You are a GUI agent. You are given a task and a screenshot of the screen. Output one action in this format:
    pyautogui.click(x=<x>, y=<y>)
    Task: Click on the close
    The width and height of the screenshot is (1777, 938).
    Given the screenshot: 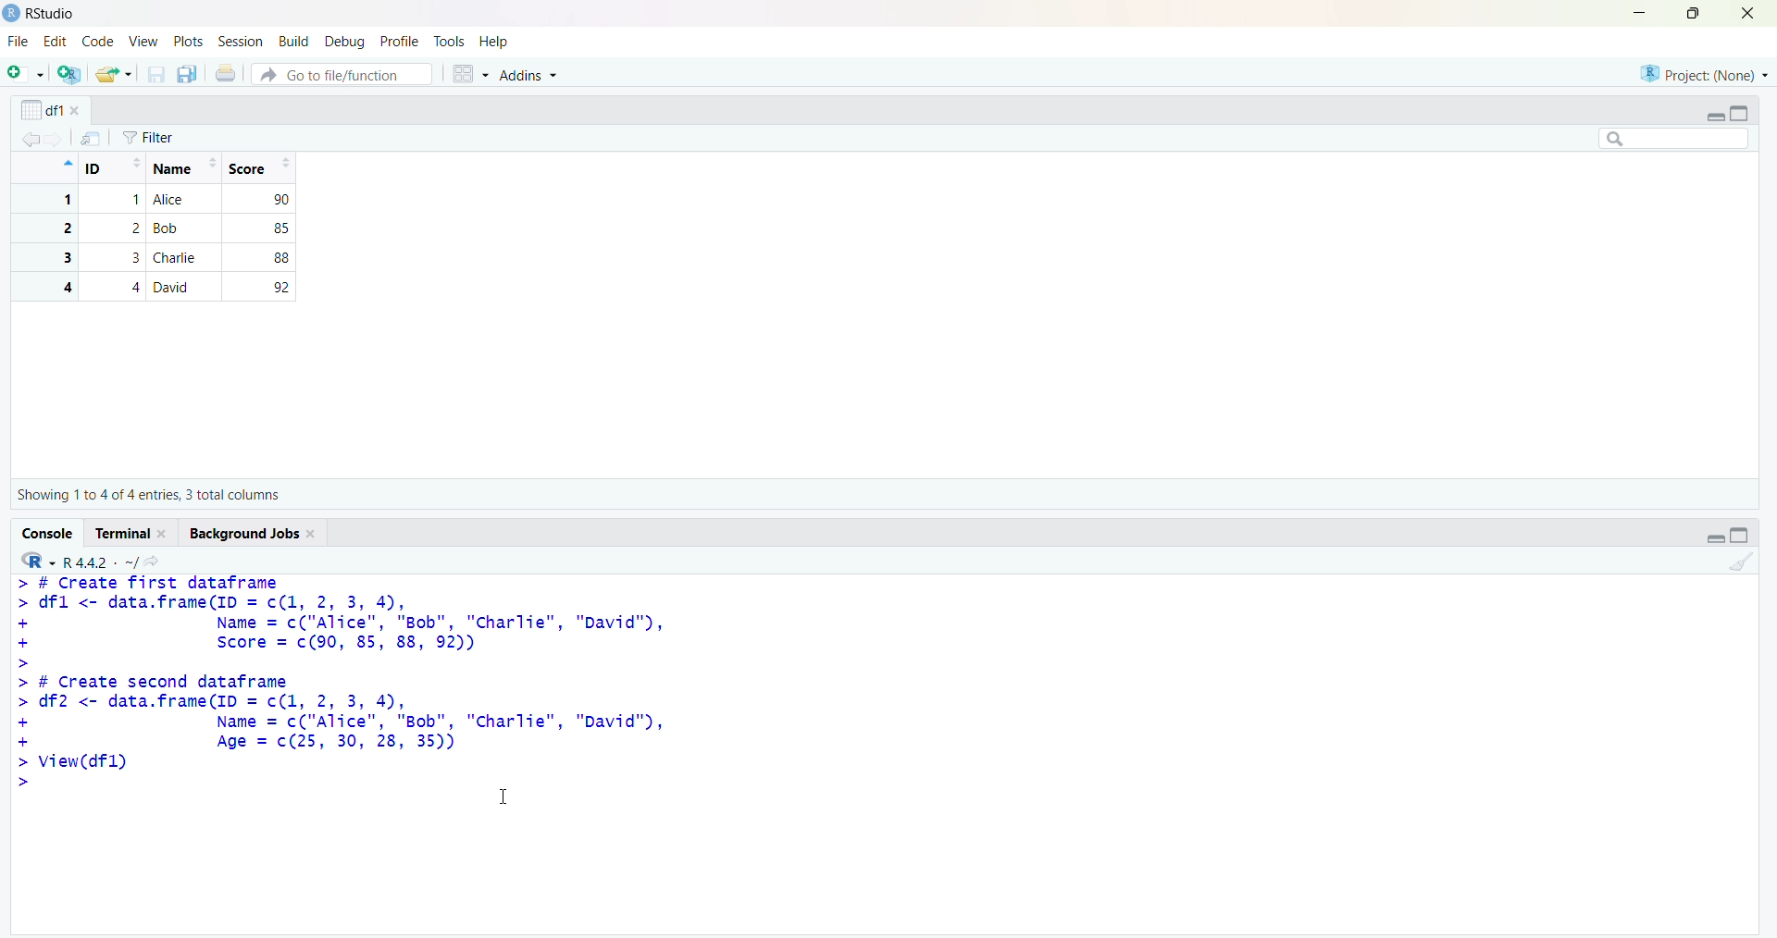 What is the action you would take?
    pyautogui.click(x=1748, y=13)
    